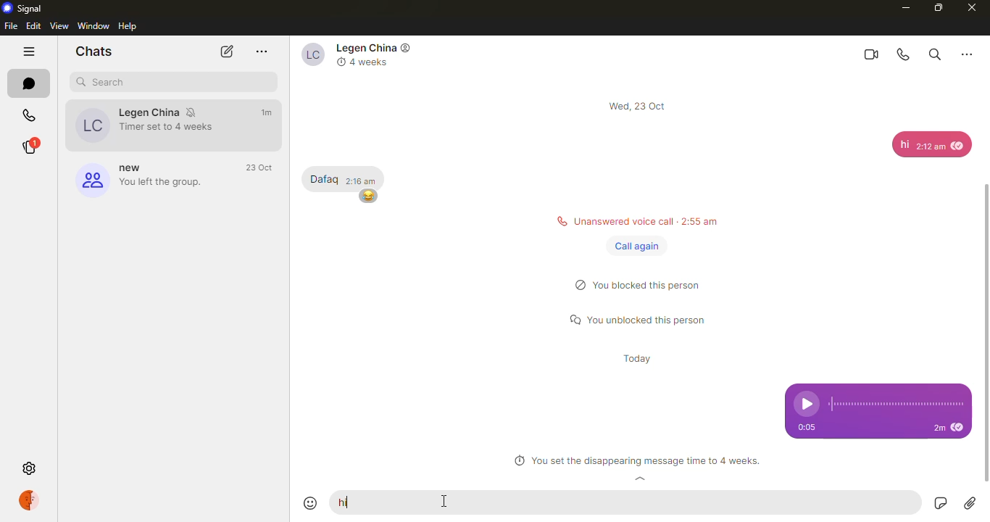 The width and height of the screenshot is (990, 522). Describe the element at coordinates (973, 8) in the screenshot. I see `close` at that location.